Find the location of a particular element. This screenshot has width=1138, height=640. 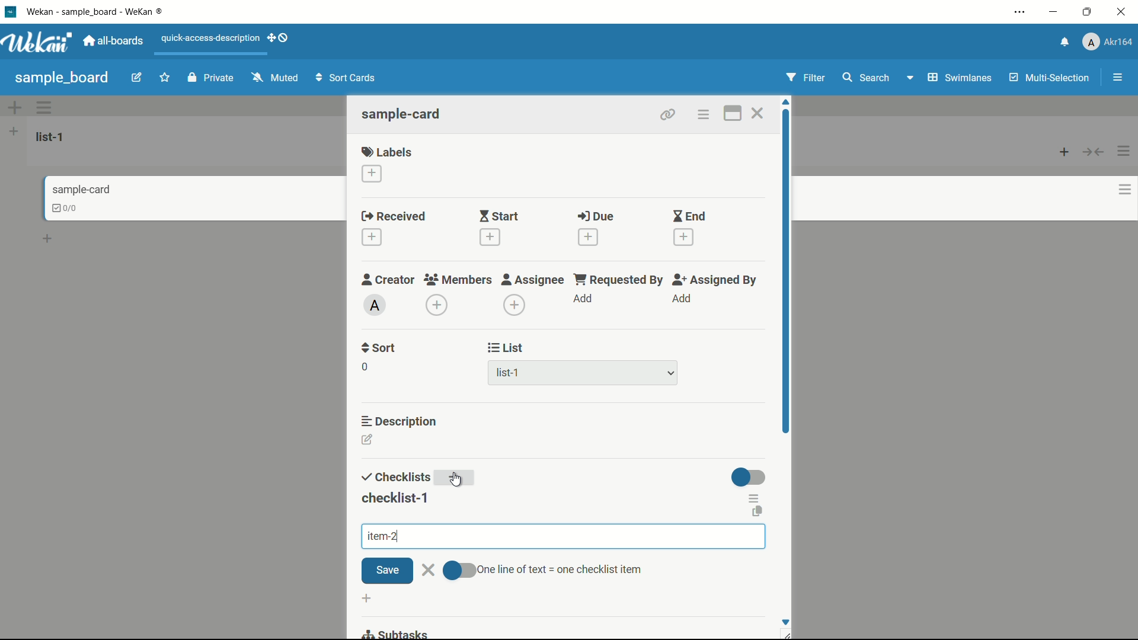

checklist-1 is located at coordinates (394, 498).